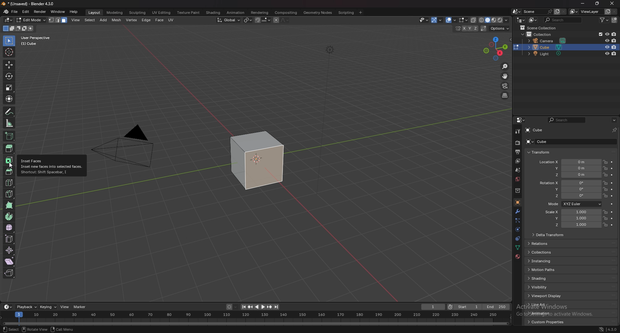 The width and height of the screenshot is (620, 333). What do you see at coordinates (545, 305) in the screenshot?
I see `line art` at bounding box center [545, 305].